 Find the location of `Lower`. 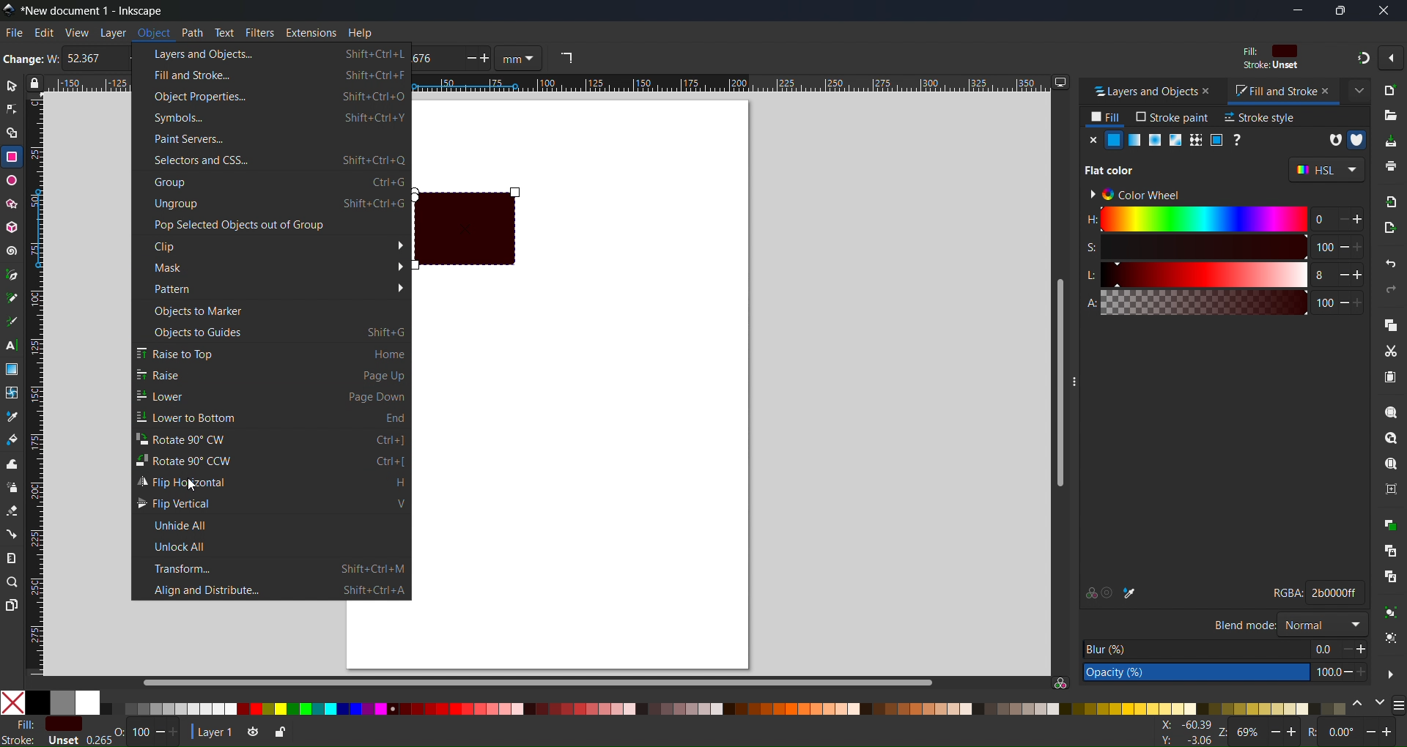

Lower is located at coordinates (271, 395).